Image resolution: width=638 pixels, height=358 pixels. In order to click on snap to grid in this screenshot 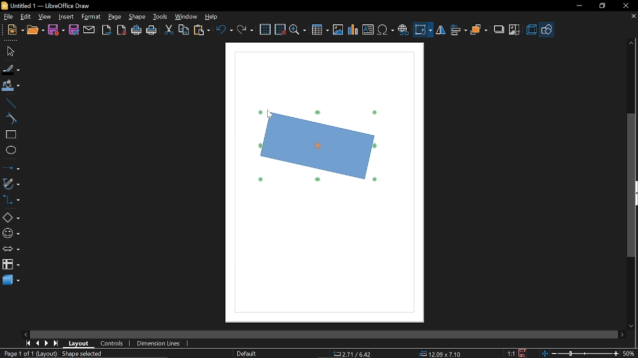, I will do `click(280, 29)`.